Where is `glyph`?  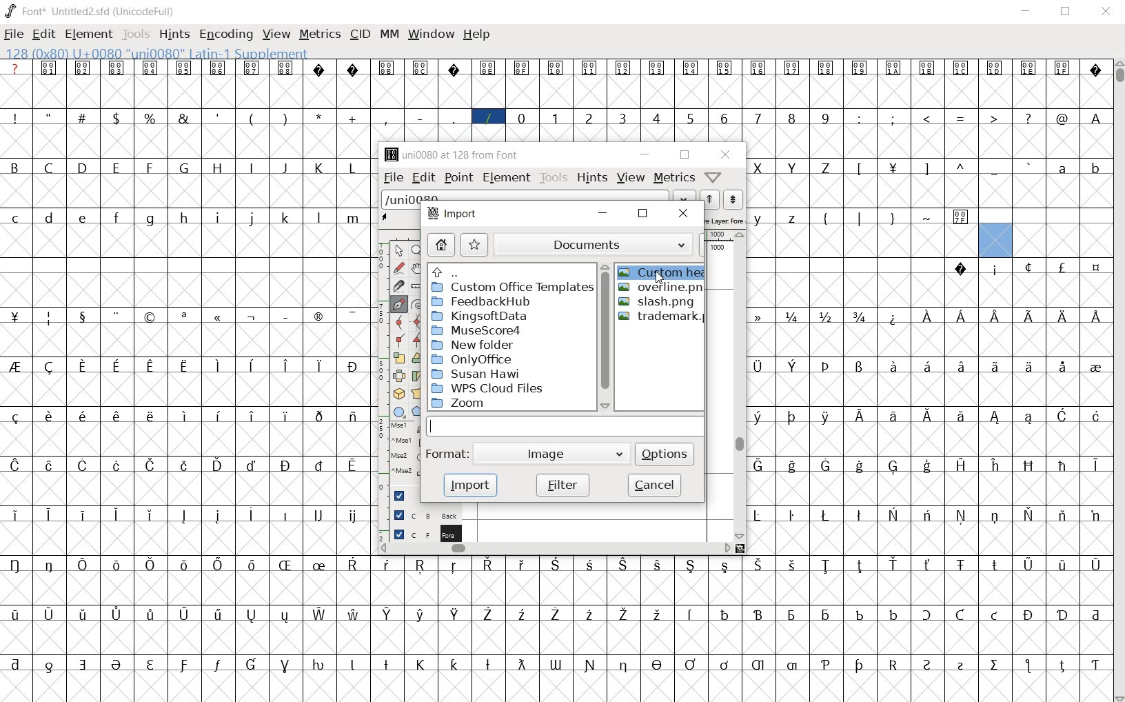 glyph is located at coordinates (219, 318).